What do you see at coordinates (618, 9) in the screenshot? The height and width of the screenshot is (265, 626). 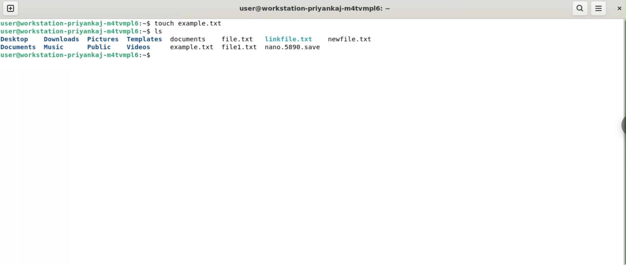 I see `close` at bounding box center [618, 9].